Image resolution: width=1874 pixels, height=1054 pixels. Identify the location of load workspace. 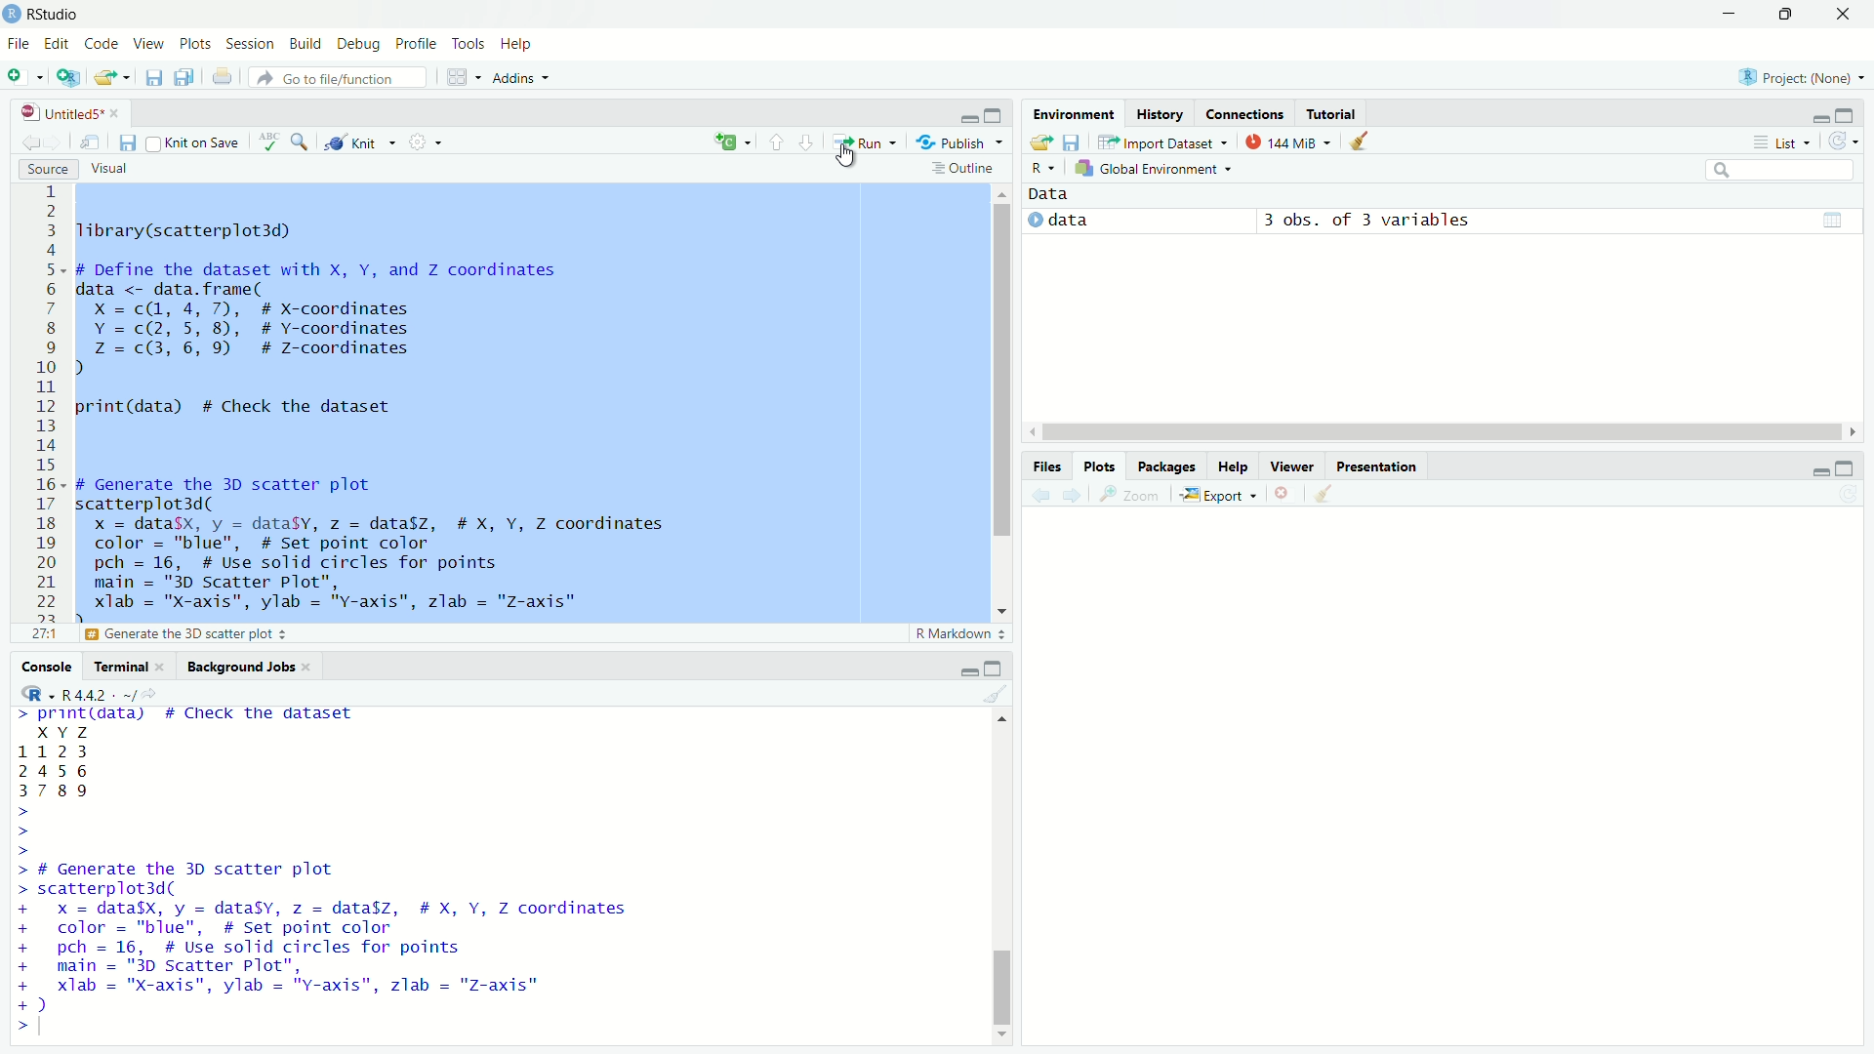
(1039, 142).